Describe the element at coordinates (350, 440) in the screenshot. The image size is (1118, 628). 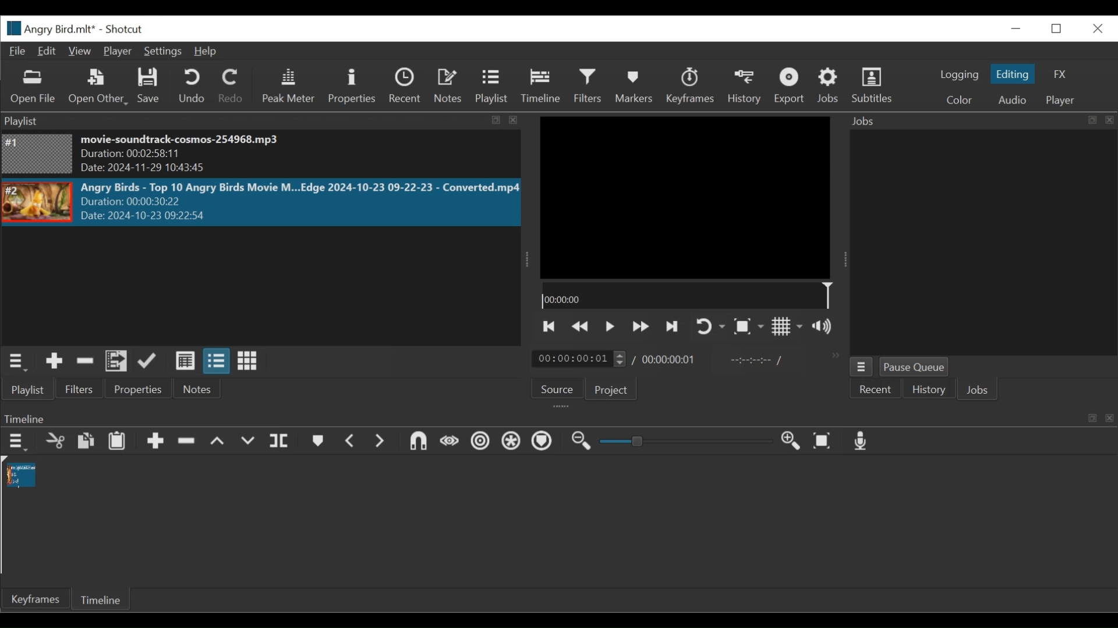
I see `Previous marker` at that location.